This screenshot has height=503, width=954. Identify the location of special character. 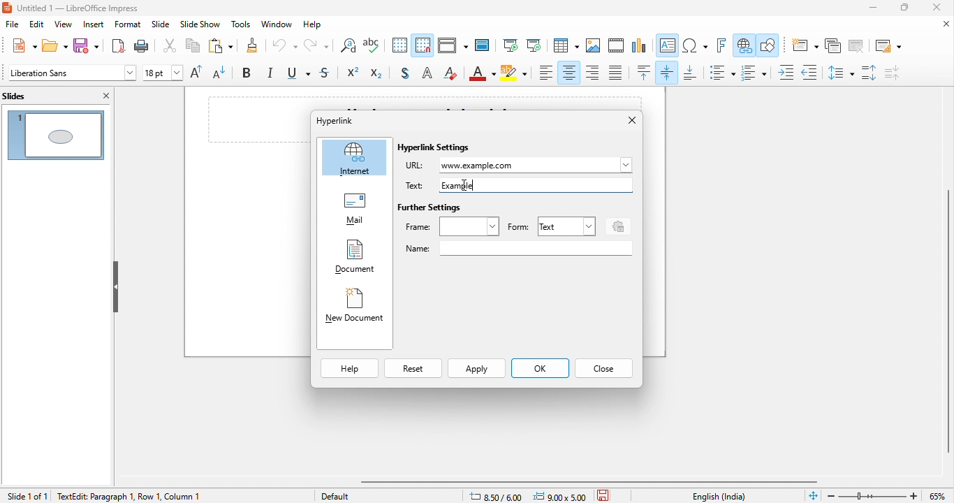
(696, 46).